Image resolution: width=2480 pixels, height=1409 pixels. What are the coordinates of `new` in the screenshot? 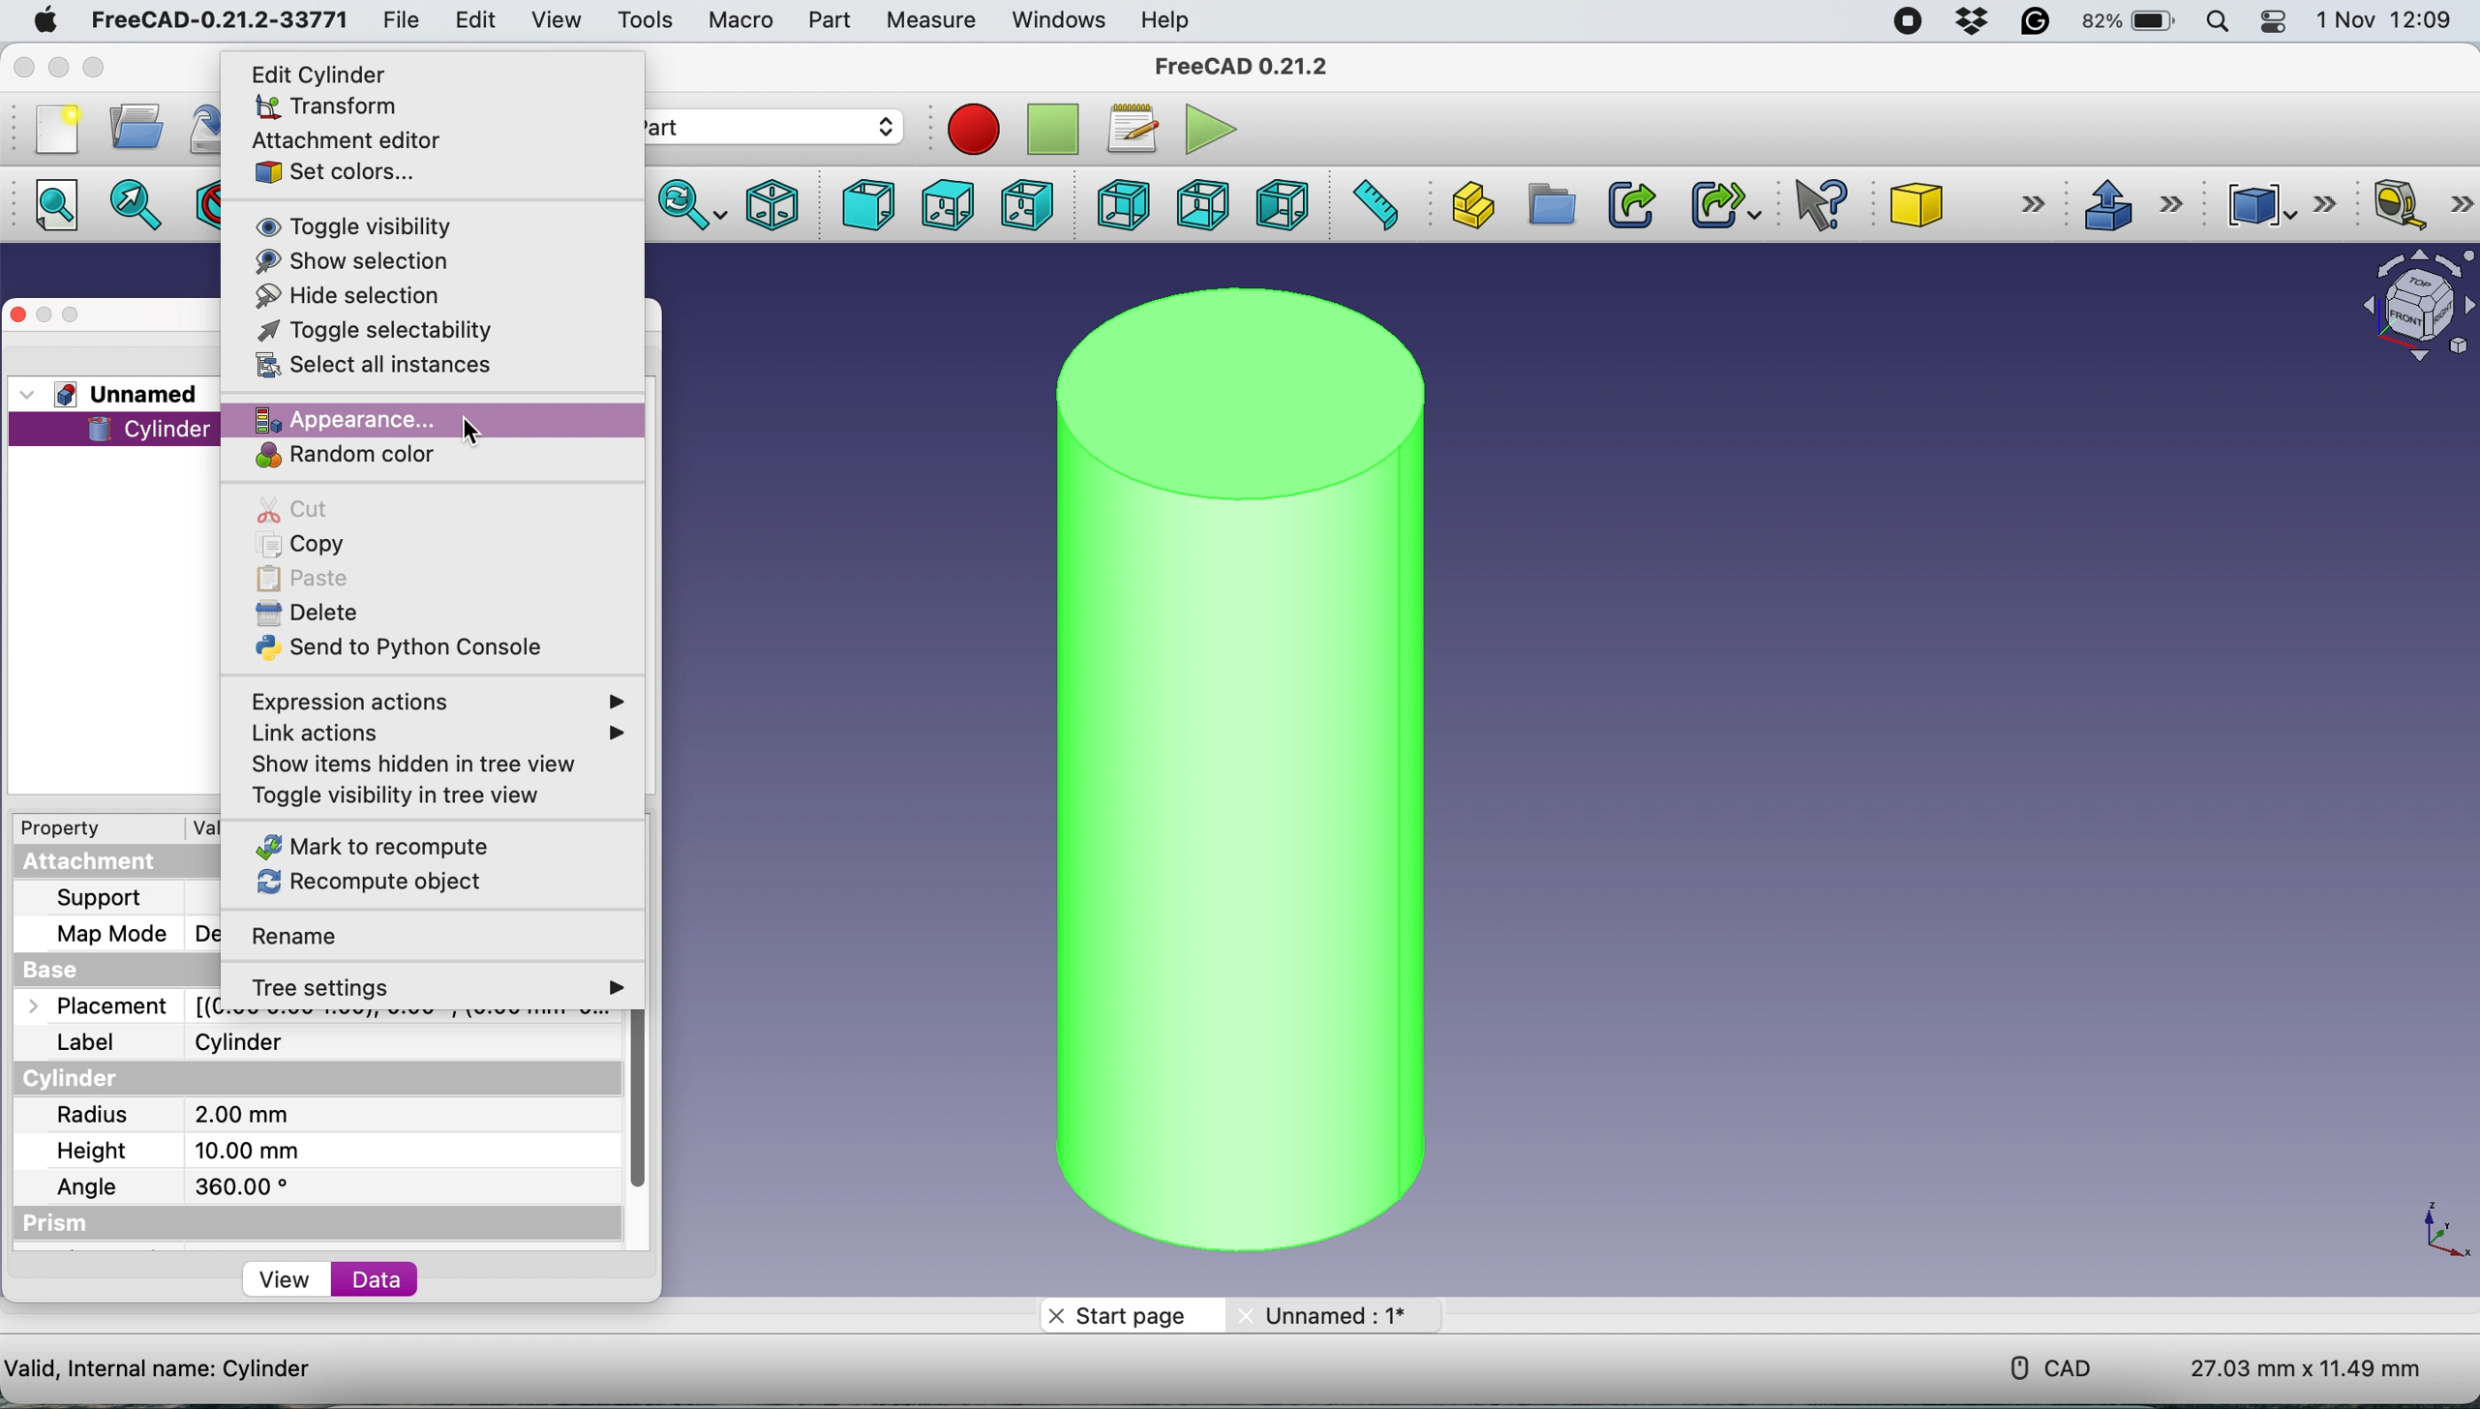 It's located at (58, 132).